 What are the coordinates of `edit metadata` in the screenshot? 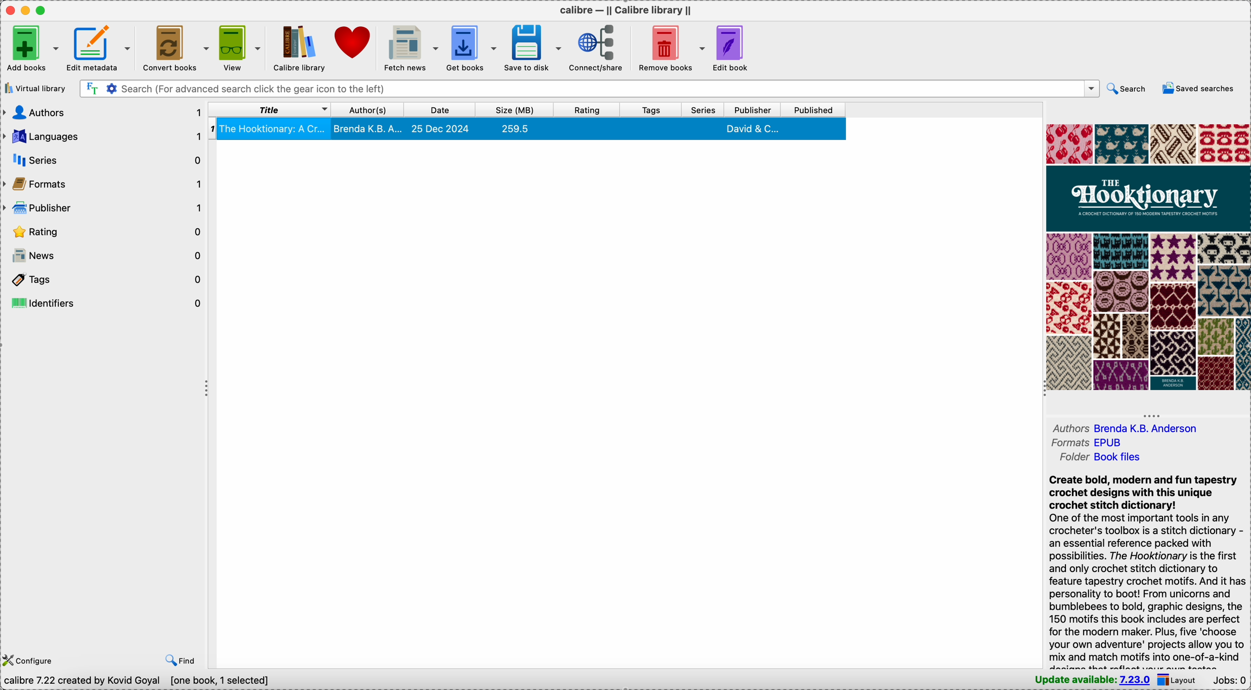 It's located at (100, 47).